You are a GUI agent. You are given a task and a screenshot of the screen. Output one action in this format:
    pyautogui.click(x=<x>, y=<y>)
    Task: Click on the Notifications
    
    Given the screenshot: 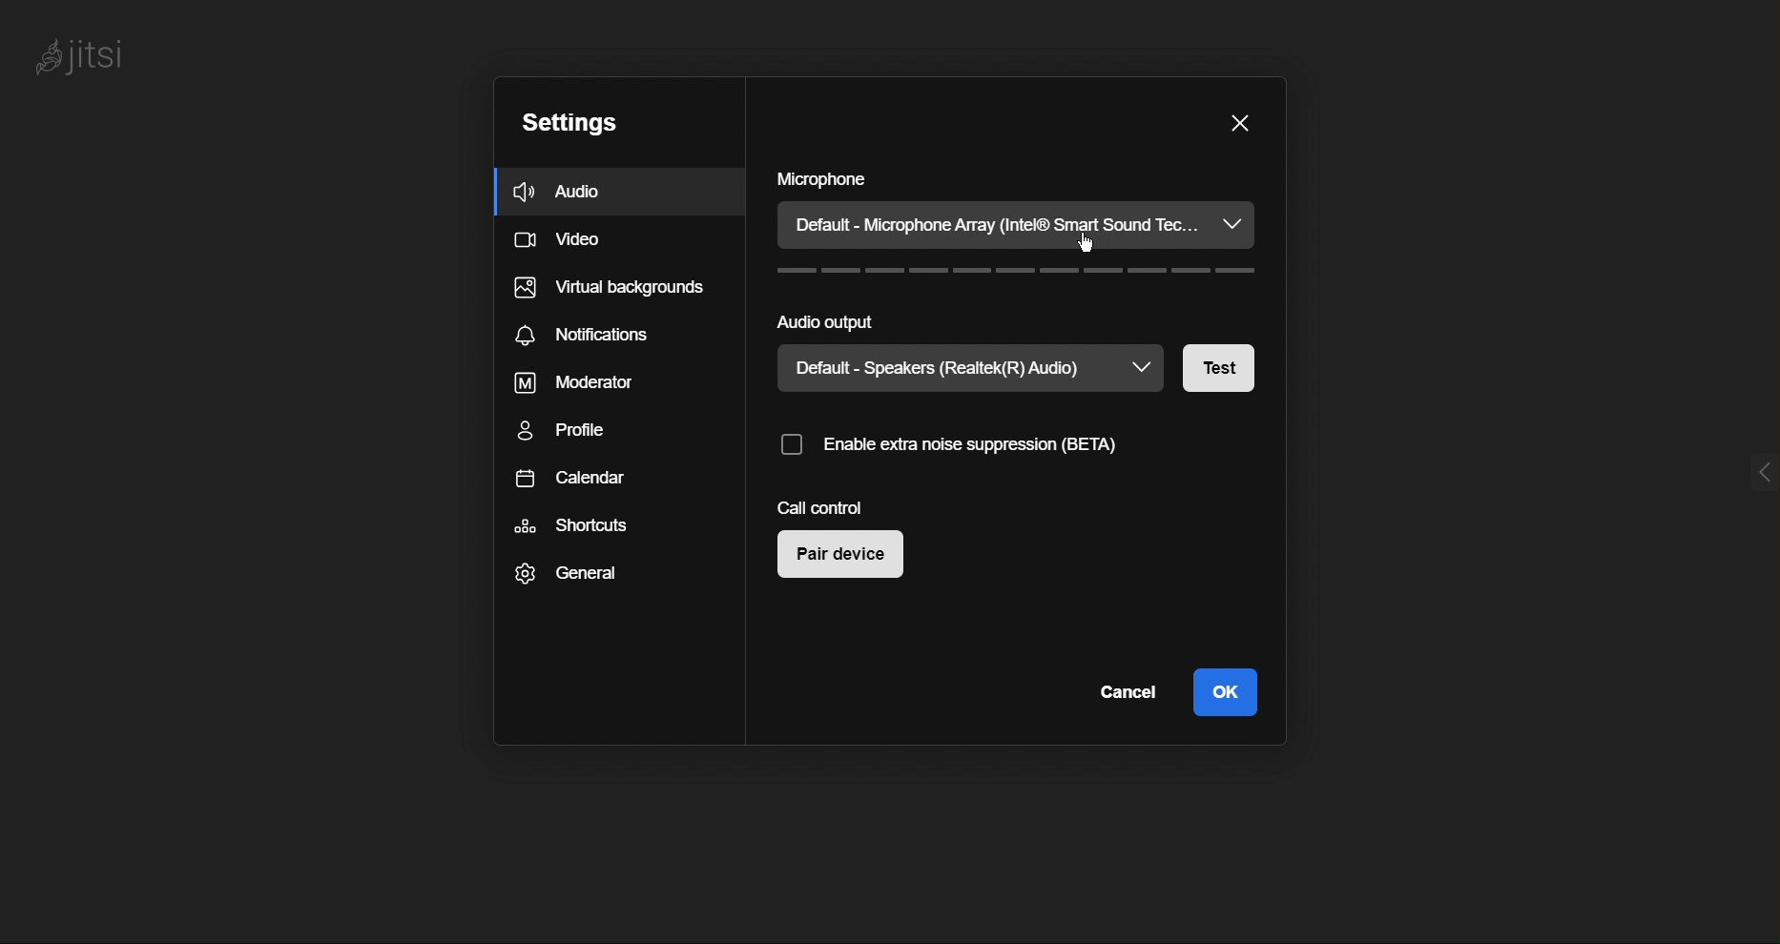 What is the action you would take?
    pyautogui.click(x=594, y=334)
    